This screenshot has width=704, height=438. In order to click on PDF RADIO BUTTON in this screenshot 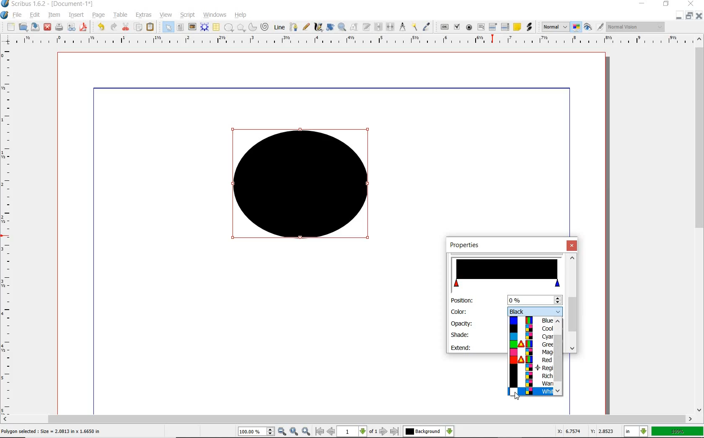, I will do `click(469, 27)`.